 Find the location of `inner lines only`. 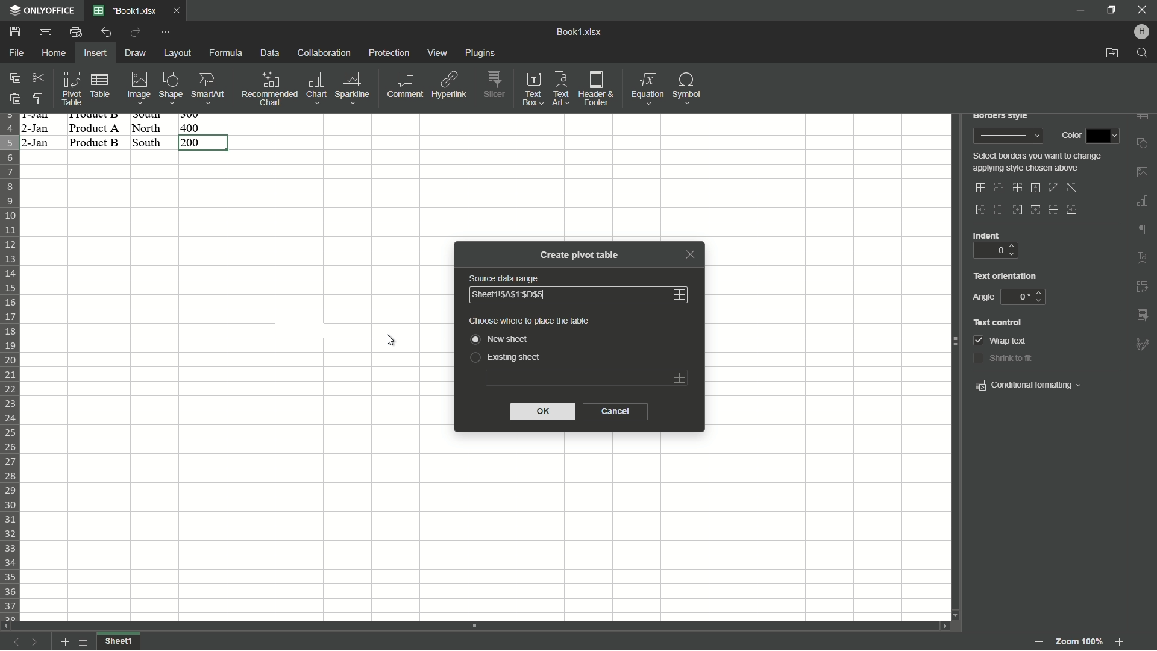

inner lines only is located at coordinates (1015, 189).